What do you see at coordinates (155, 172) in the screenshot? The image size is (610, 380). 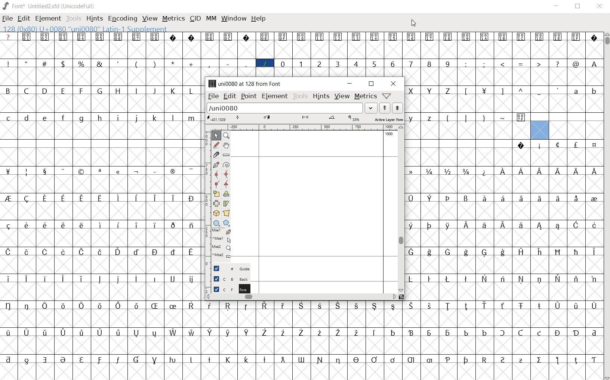 I see `glyph` at bounding box center [155, 172].